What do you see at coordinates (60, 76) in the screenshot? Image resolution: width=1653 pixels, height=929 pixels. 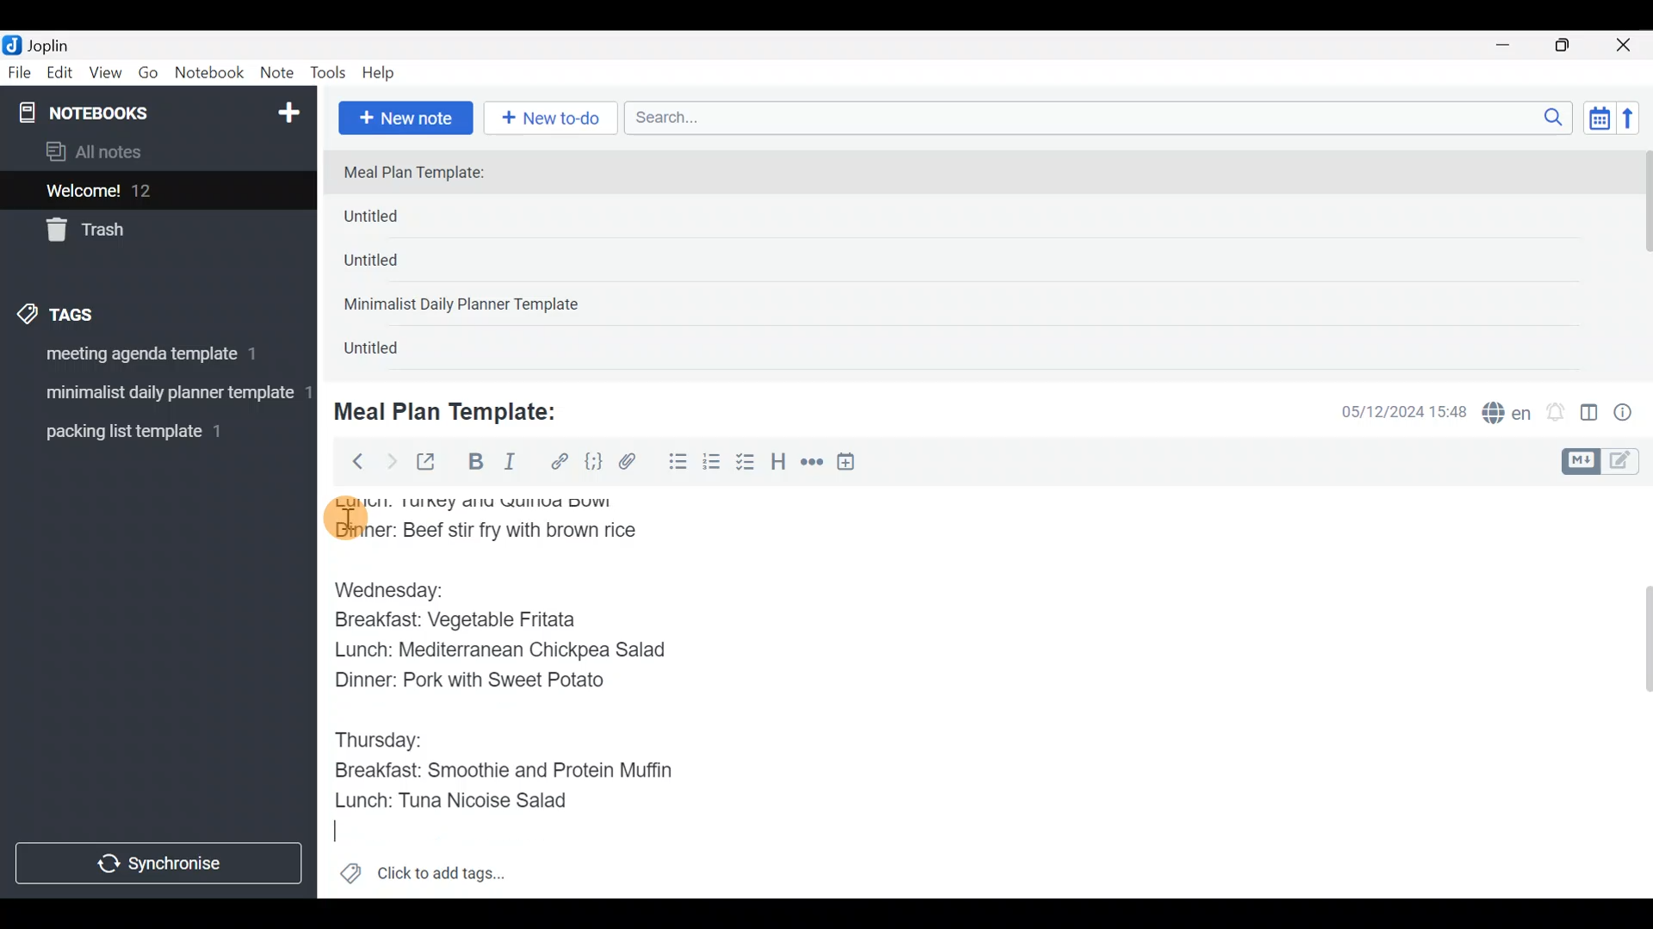 I see `Edit` at bounding box center [60, 76].